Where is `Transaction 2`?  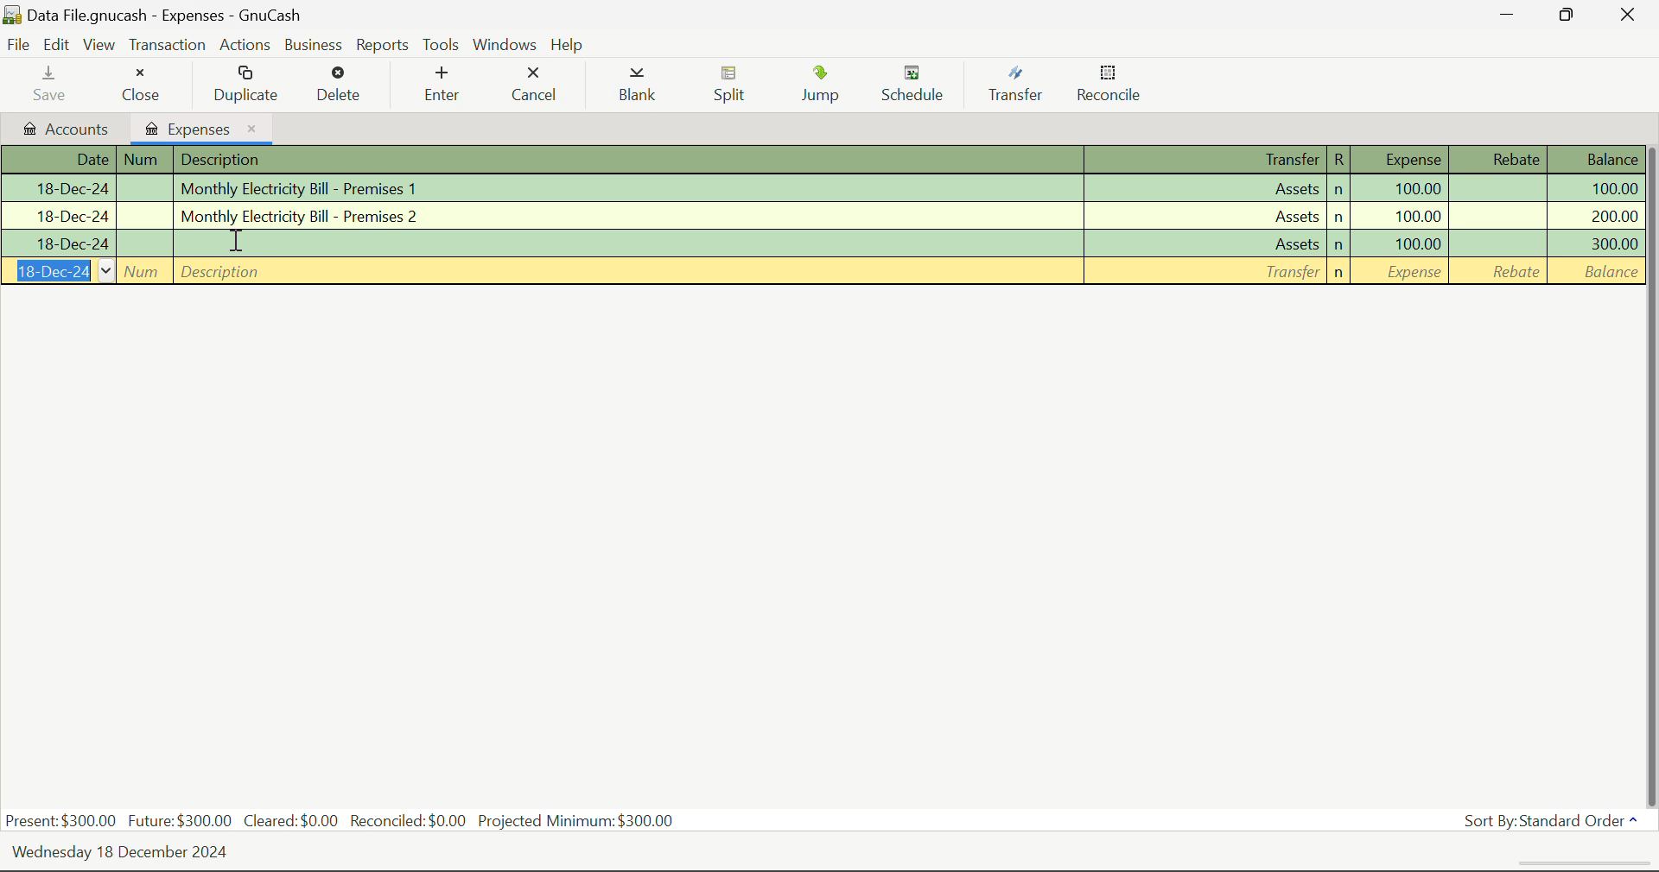
Transaction 2 is located at coordinates (823, 214).